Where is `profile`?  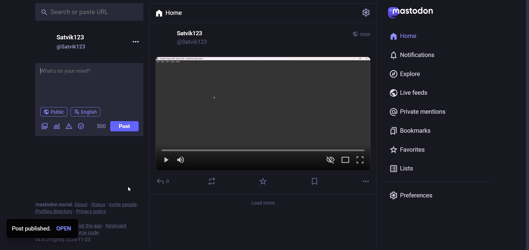
profile is located at coordinates (51, 212).